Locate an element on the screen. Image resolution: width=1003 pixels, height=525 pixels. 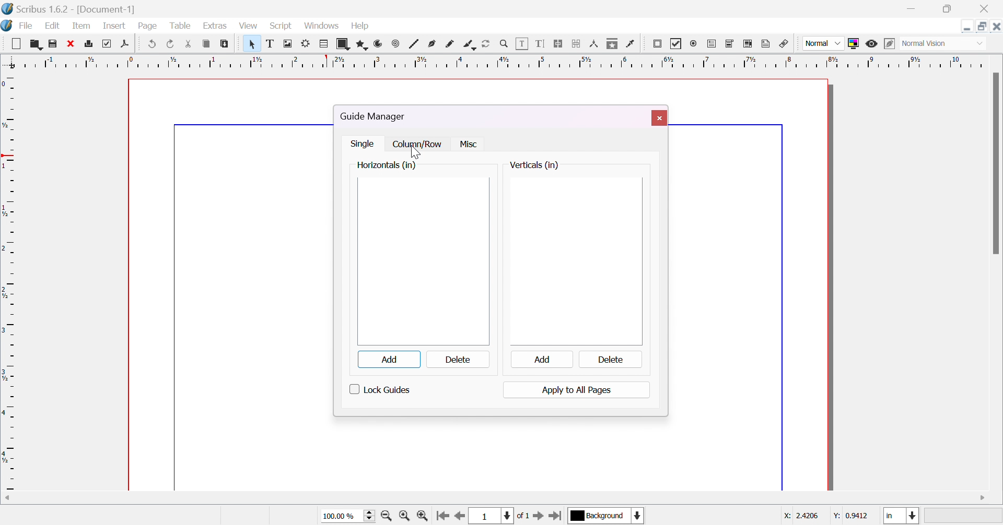
scribus 1.6.2 [Document-1] is located at coordinates (69, 7).